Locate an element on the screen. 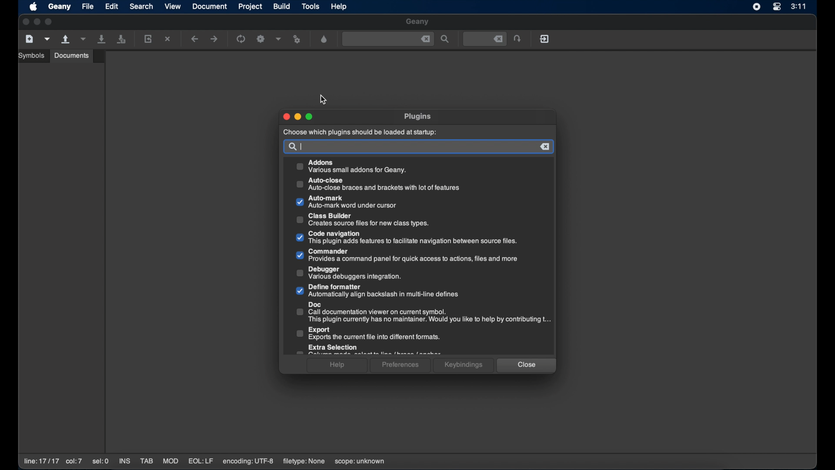 The height and width of the screenshot is (470, 835). cursor is located at coordinates (323, 99).